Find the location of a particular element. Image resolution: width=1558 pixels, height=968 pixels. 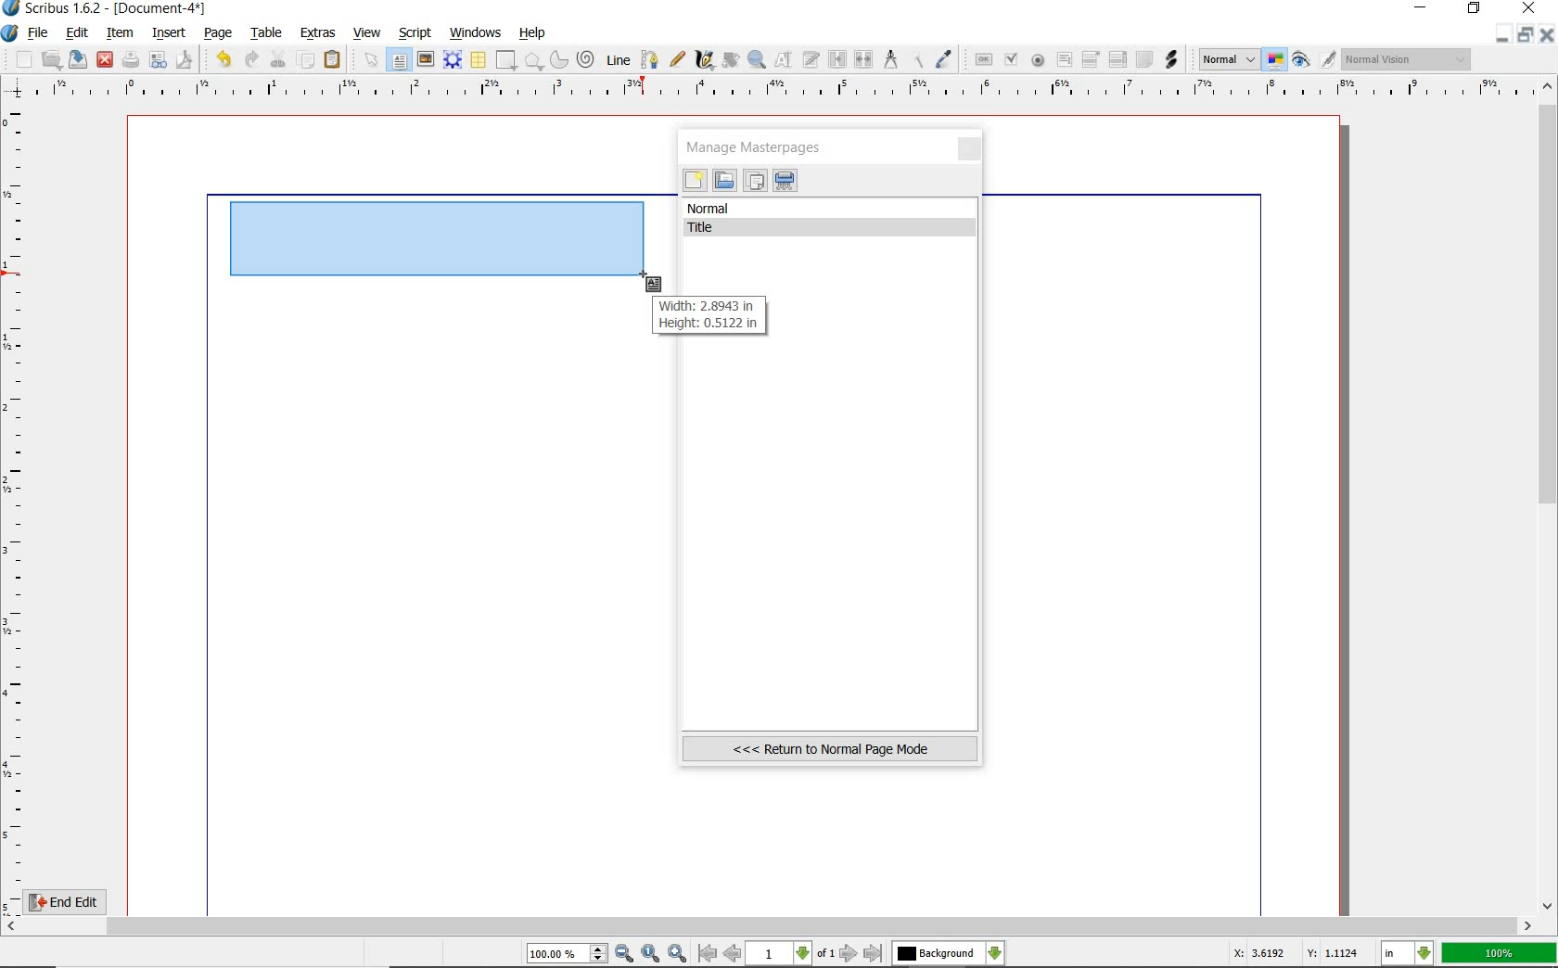

minimize is located at coordinates (1504, 34).